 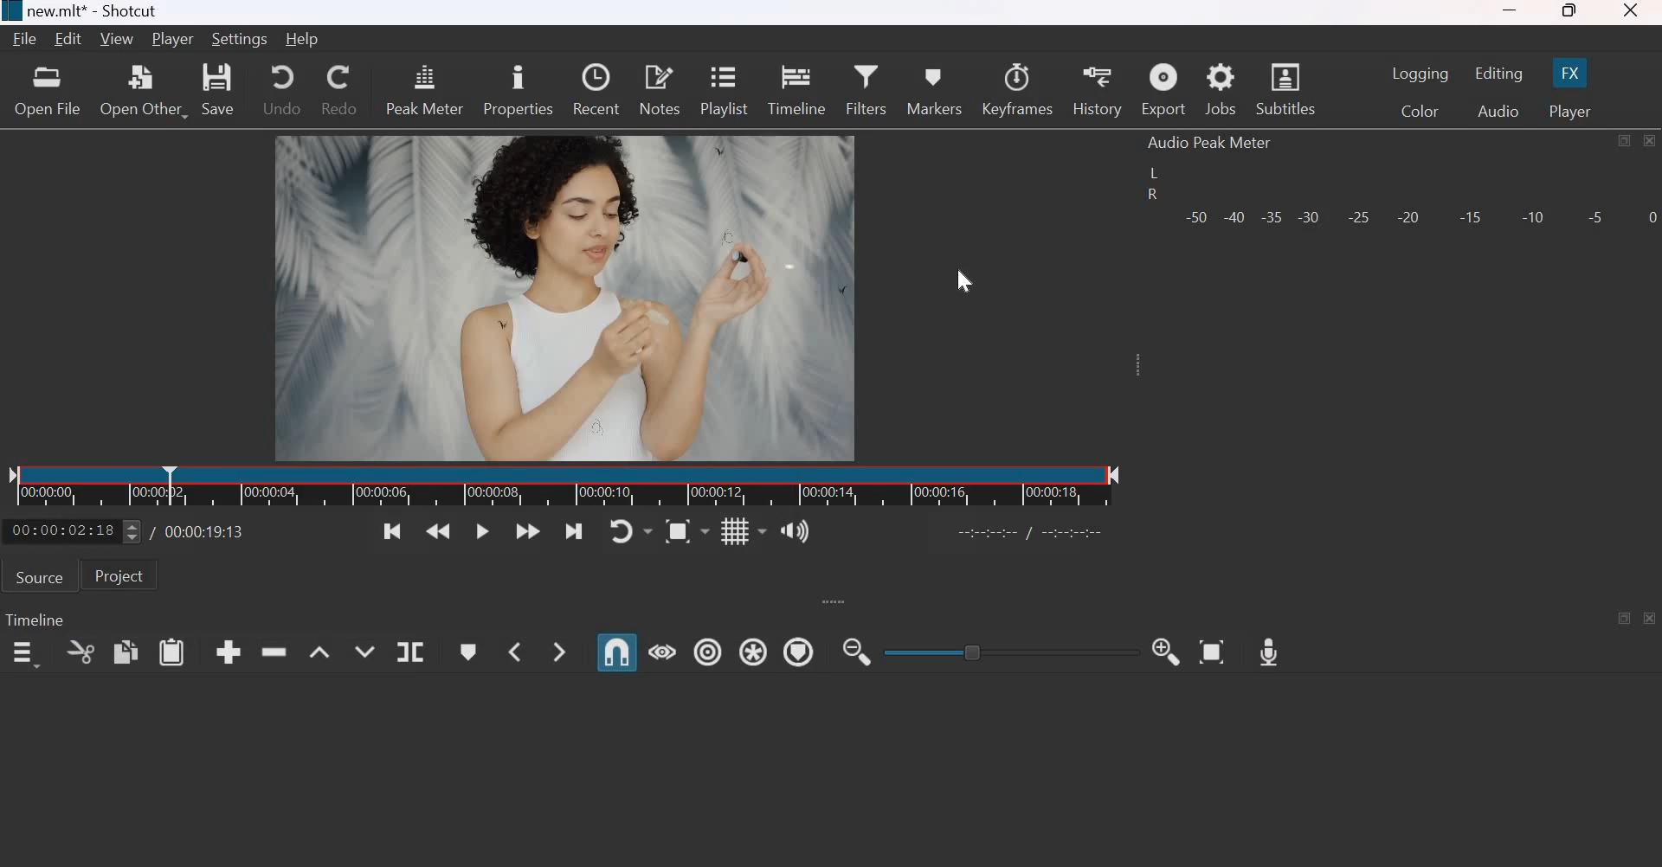 I want to click on FX, so click(x=1570, y=73).